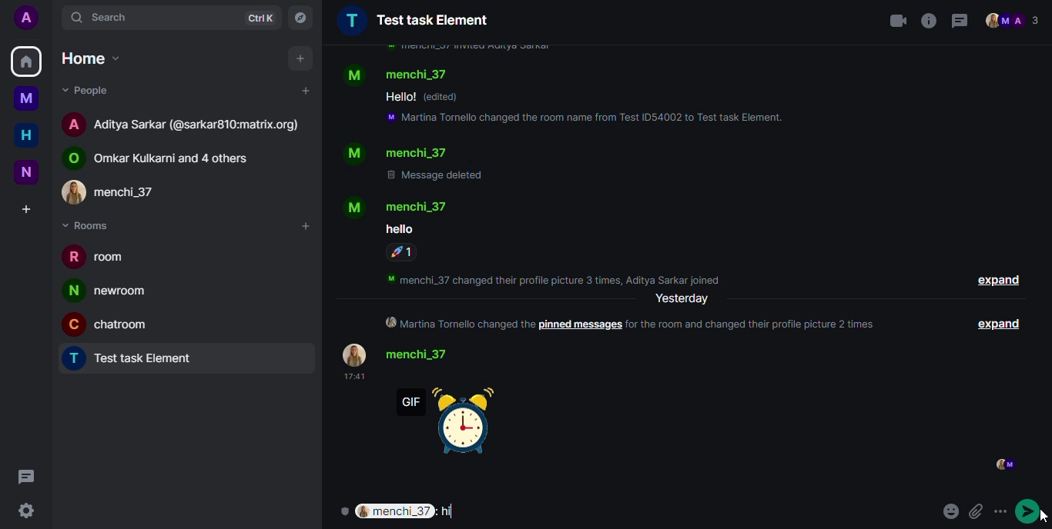 The image size is (1052, 529). What do you see at coordinates (26, 18) in the screenshot?
I see `profile` at bounding box center [26, 18].